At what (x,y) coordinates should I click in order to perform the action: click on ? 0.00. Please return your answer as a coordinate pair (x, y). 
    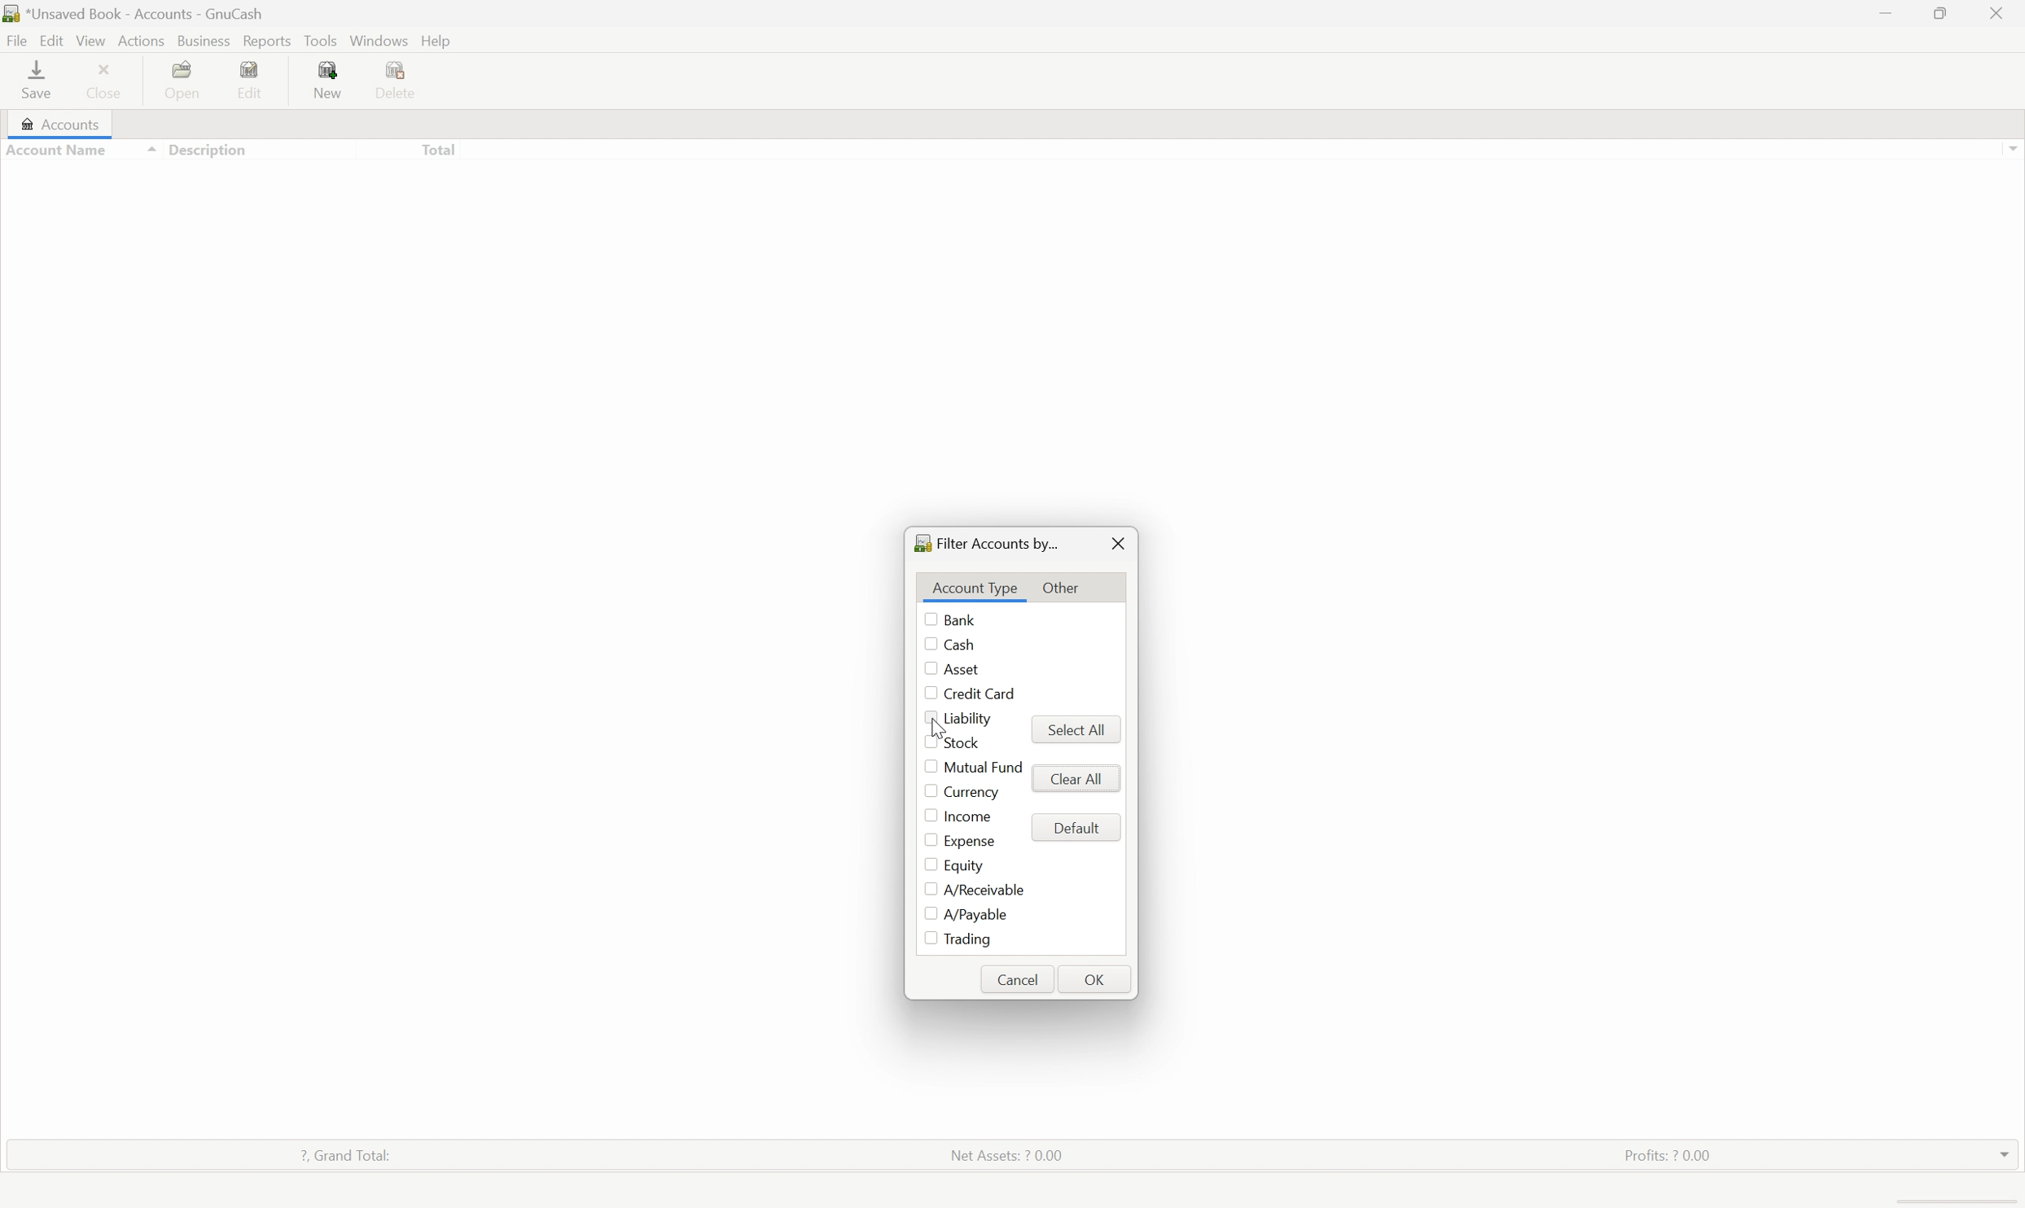
    Looking at the image, I should click on (441, 271).